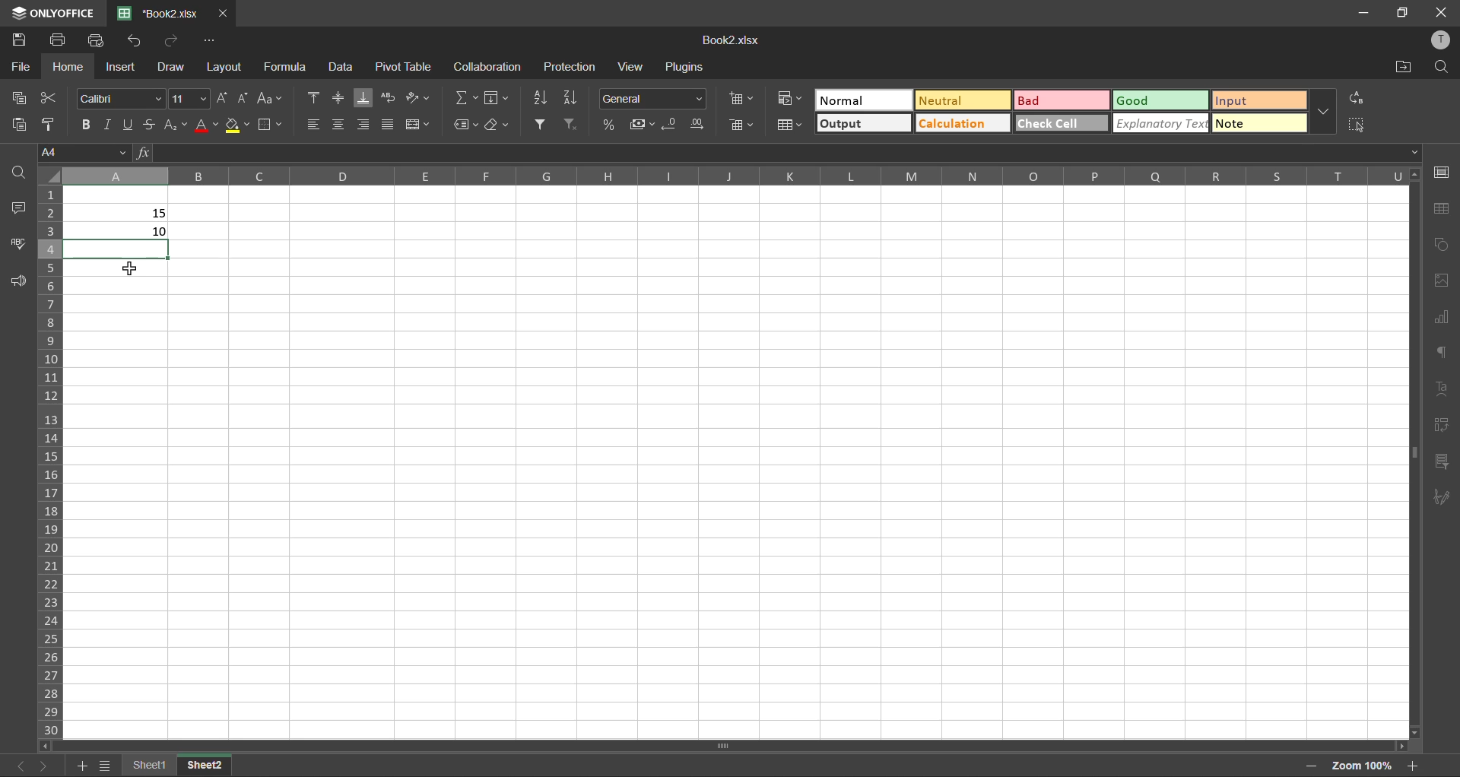 This screenshot has width=1460, height=777. I want to click on plugins, so click(687, 67).